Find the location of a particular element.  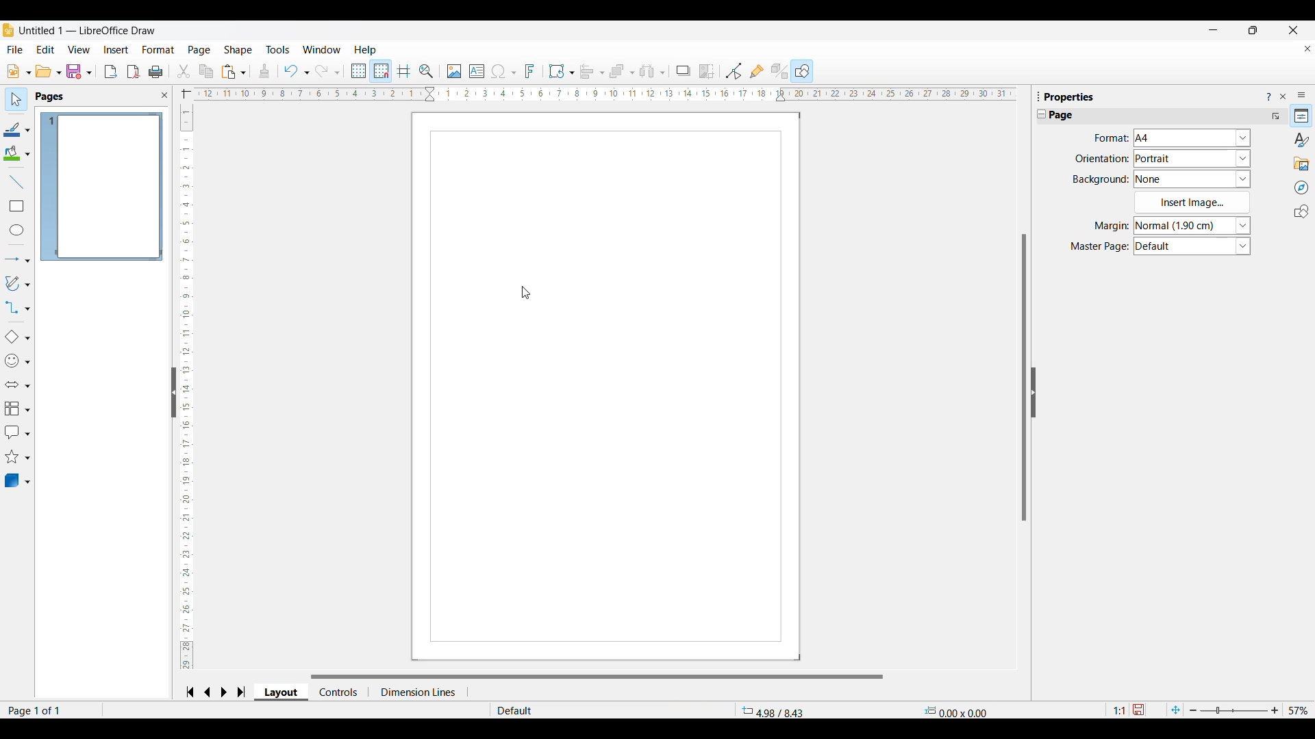

Edit menu is located at coordinates (46, 50).